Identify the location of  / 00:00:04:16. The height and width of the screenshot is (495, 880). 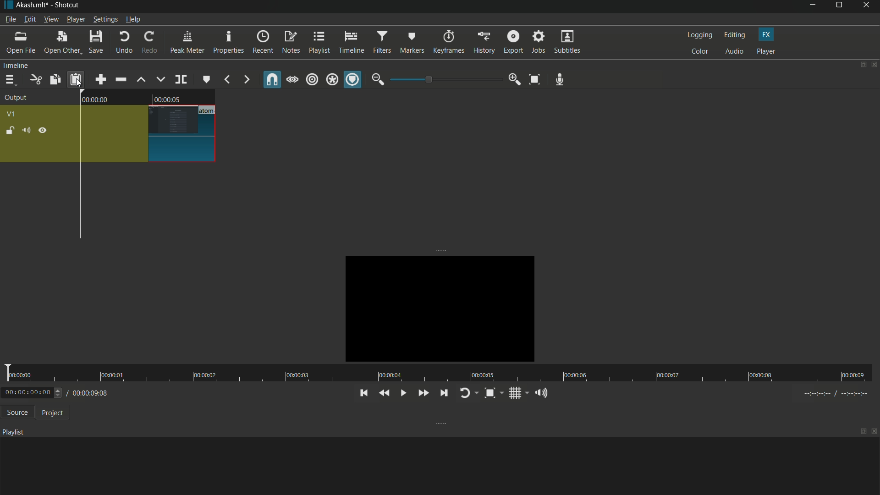
(92, 392).